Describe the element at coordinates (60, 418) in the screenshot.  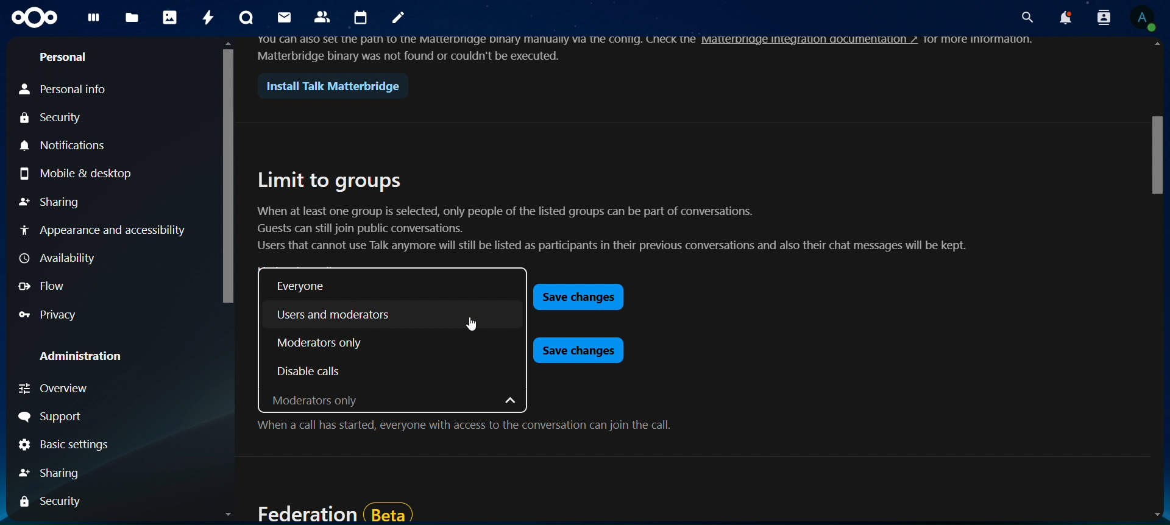
I see `support` at that location.